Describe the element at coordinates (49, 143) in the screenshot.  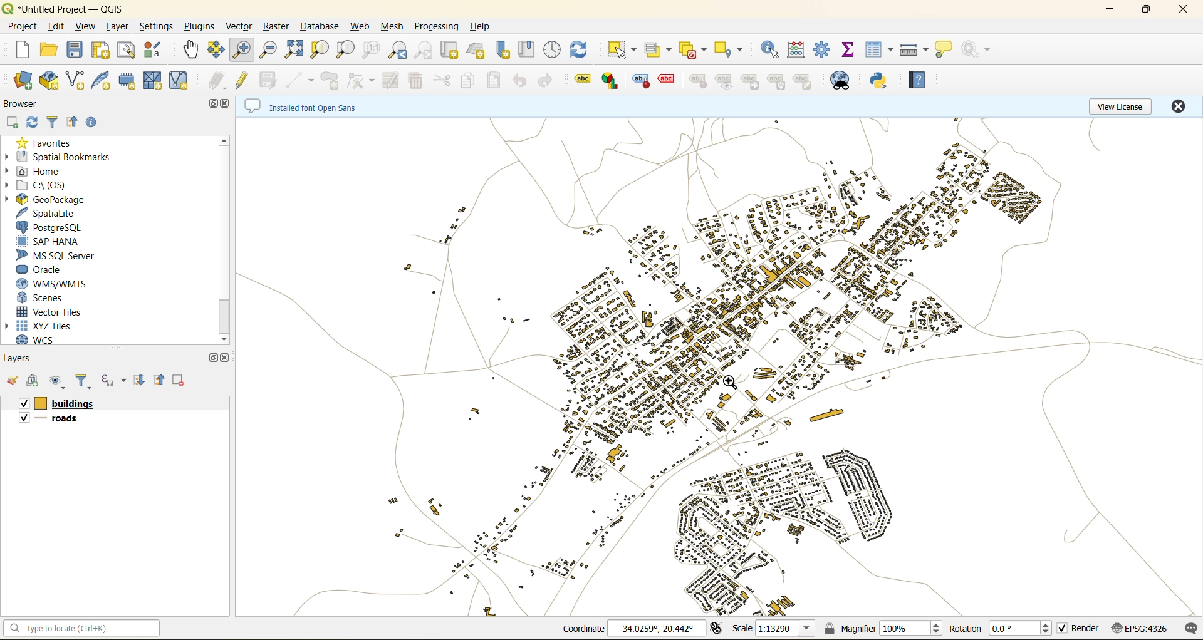
I see `favorites` at that location.